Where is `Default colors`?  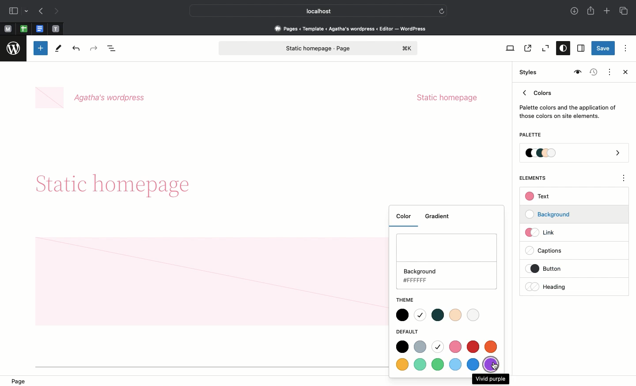 Default colors is located at coordinates (448, 357).